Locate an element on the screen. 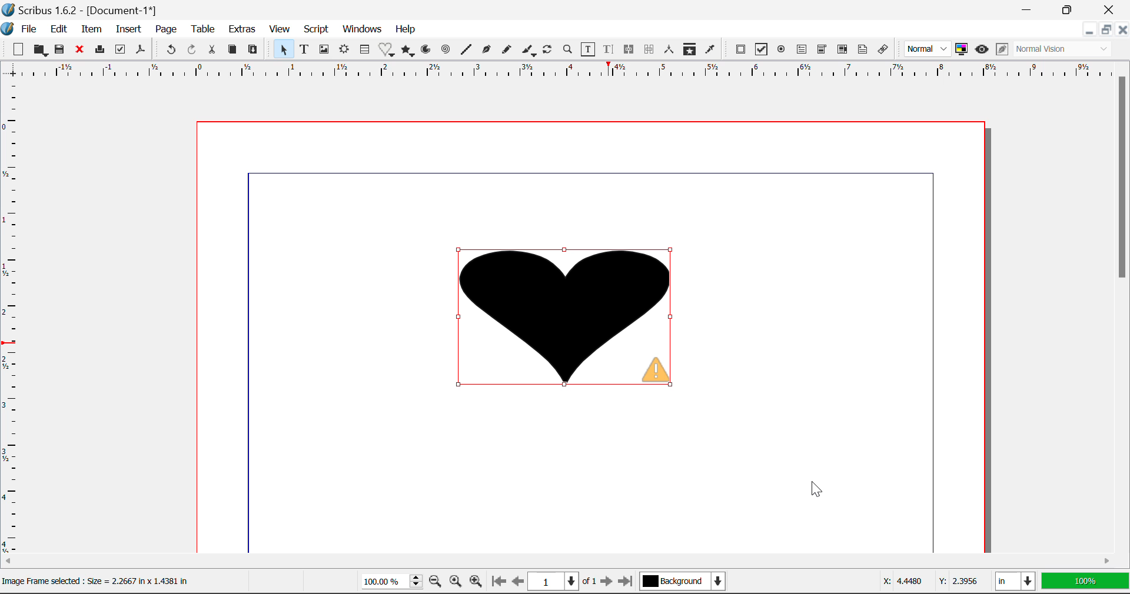  Arcs is located at coordinates (425, 49).